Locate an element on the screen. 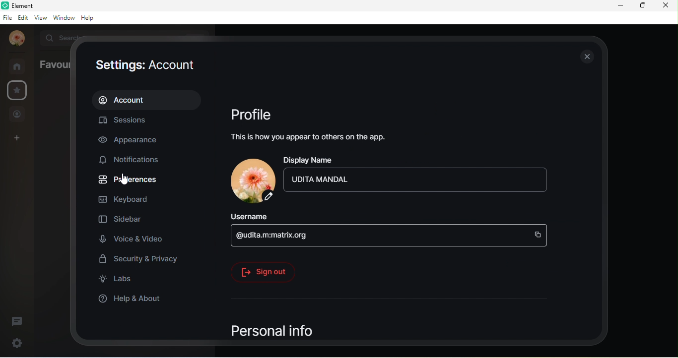 The width and height of the screenshot is (678, 358). title is located at coordinates (24, 5).